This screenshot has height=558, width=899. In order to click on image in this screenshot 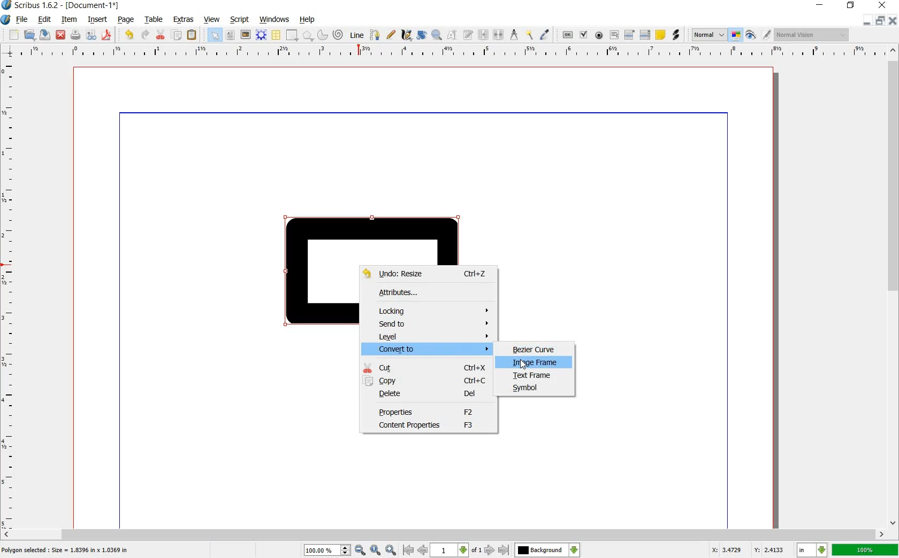, I will do `click(245, 34)`.